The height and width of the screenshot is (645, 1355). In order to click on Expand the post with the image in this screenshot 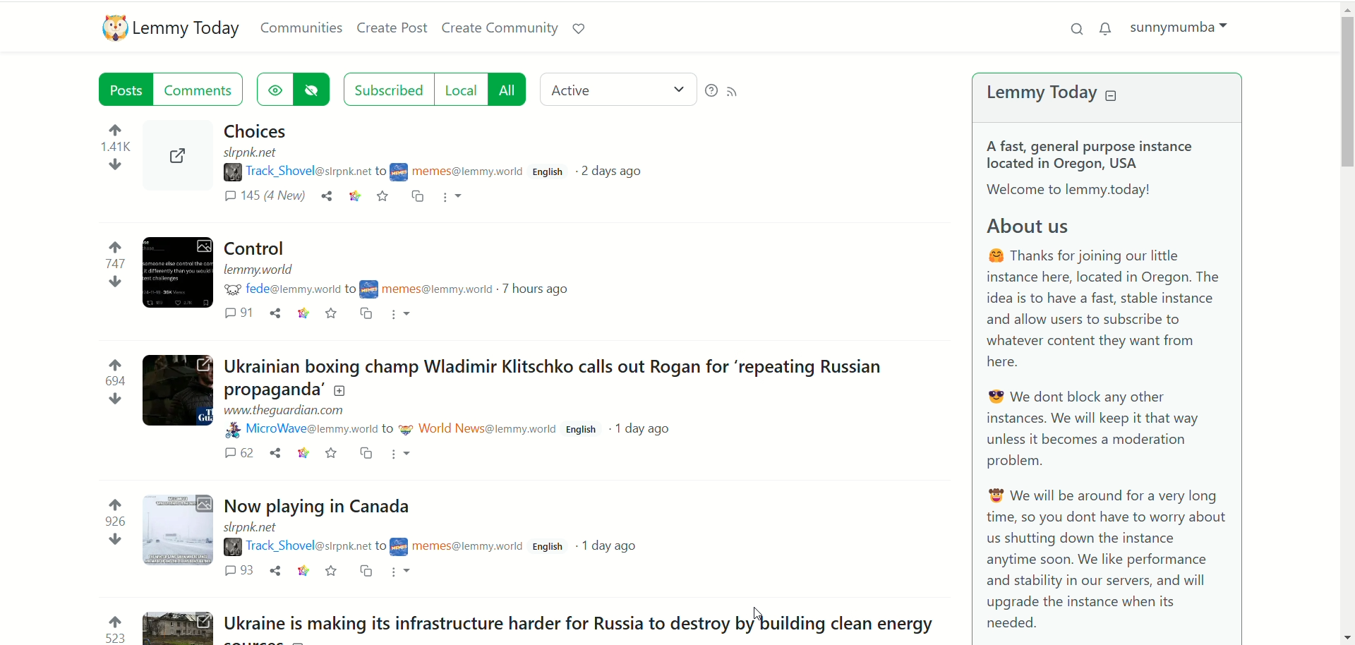, I will do `click(179, 531)`.